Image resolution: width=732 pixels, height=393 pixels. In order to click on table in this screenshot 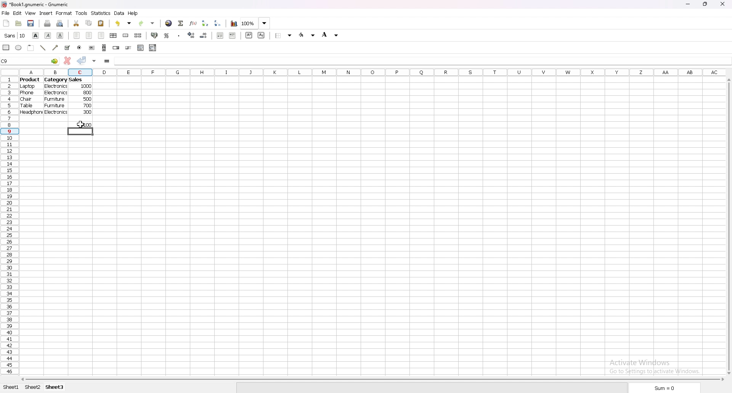, I will do `click(27, 105)`.